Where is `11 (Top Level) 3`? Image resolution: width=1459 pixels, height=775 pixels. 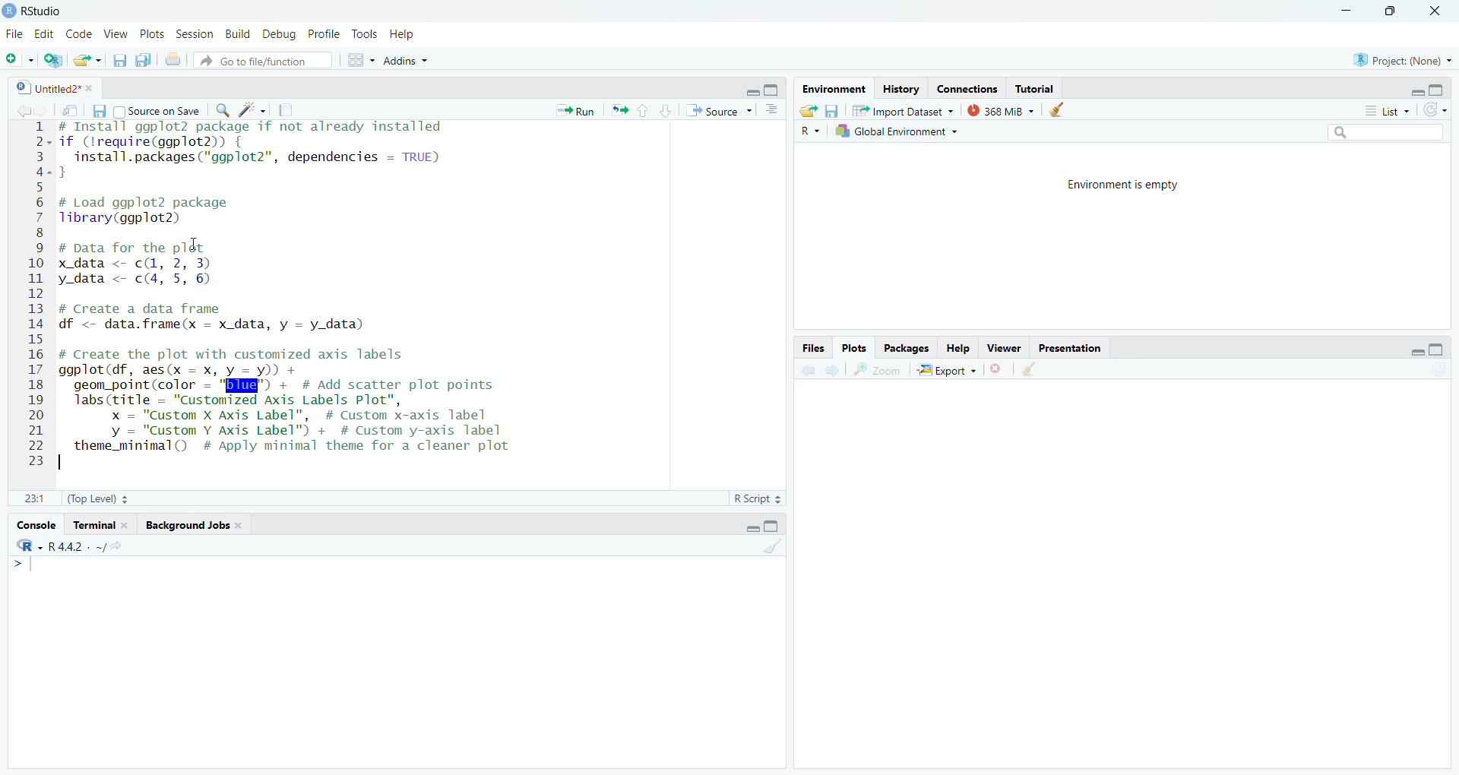 11 (Top Level) 3 is located at coordinates (85, 499).